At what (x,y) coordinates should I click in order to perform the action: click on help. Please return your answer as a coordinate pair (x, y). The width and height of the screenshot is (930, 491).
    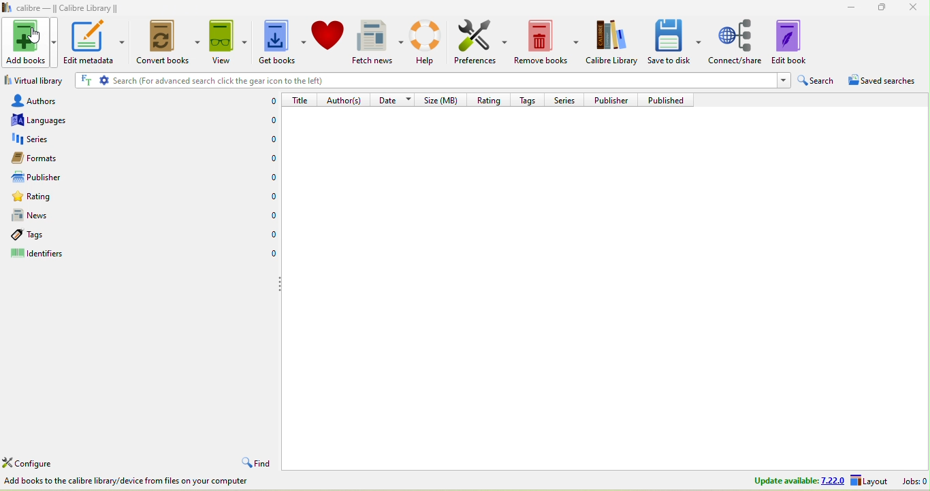
    Looking at the image, I should click on (426, 43).